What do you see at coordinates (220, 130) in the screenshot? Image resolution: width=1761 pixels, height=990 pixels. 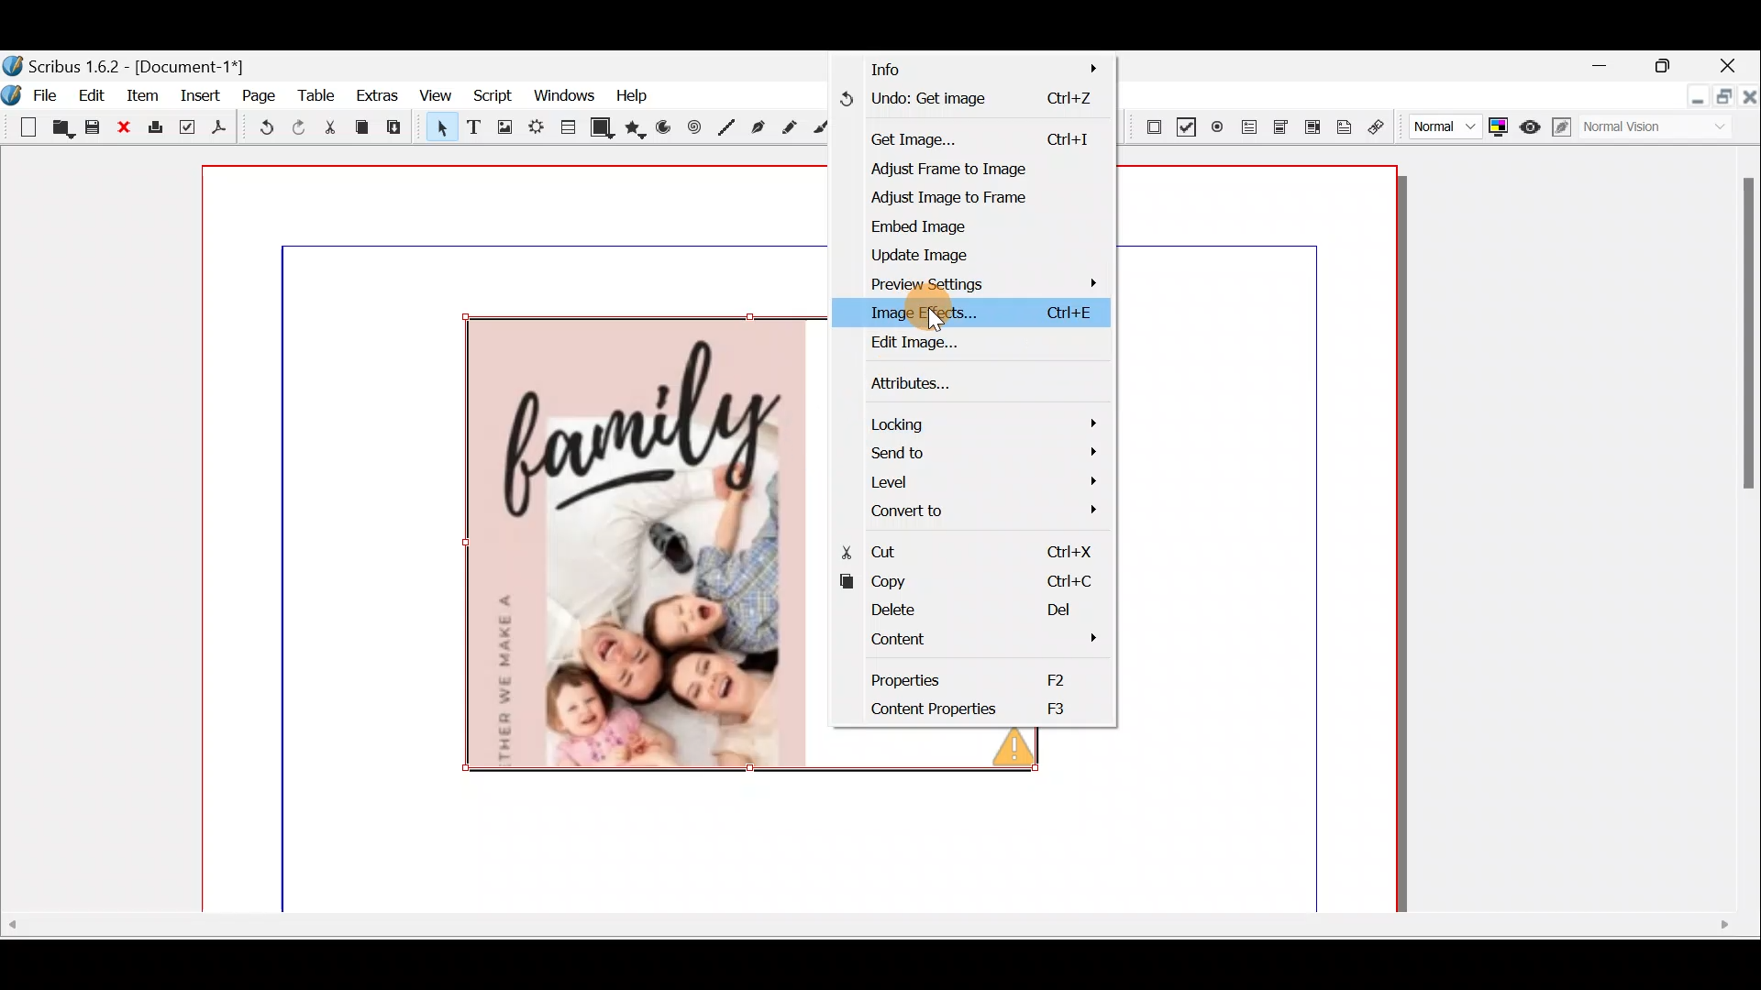 I see `Save as PDF` at bounding box center [220, 130].